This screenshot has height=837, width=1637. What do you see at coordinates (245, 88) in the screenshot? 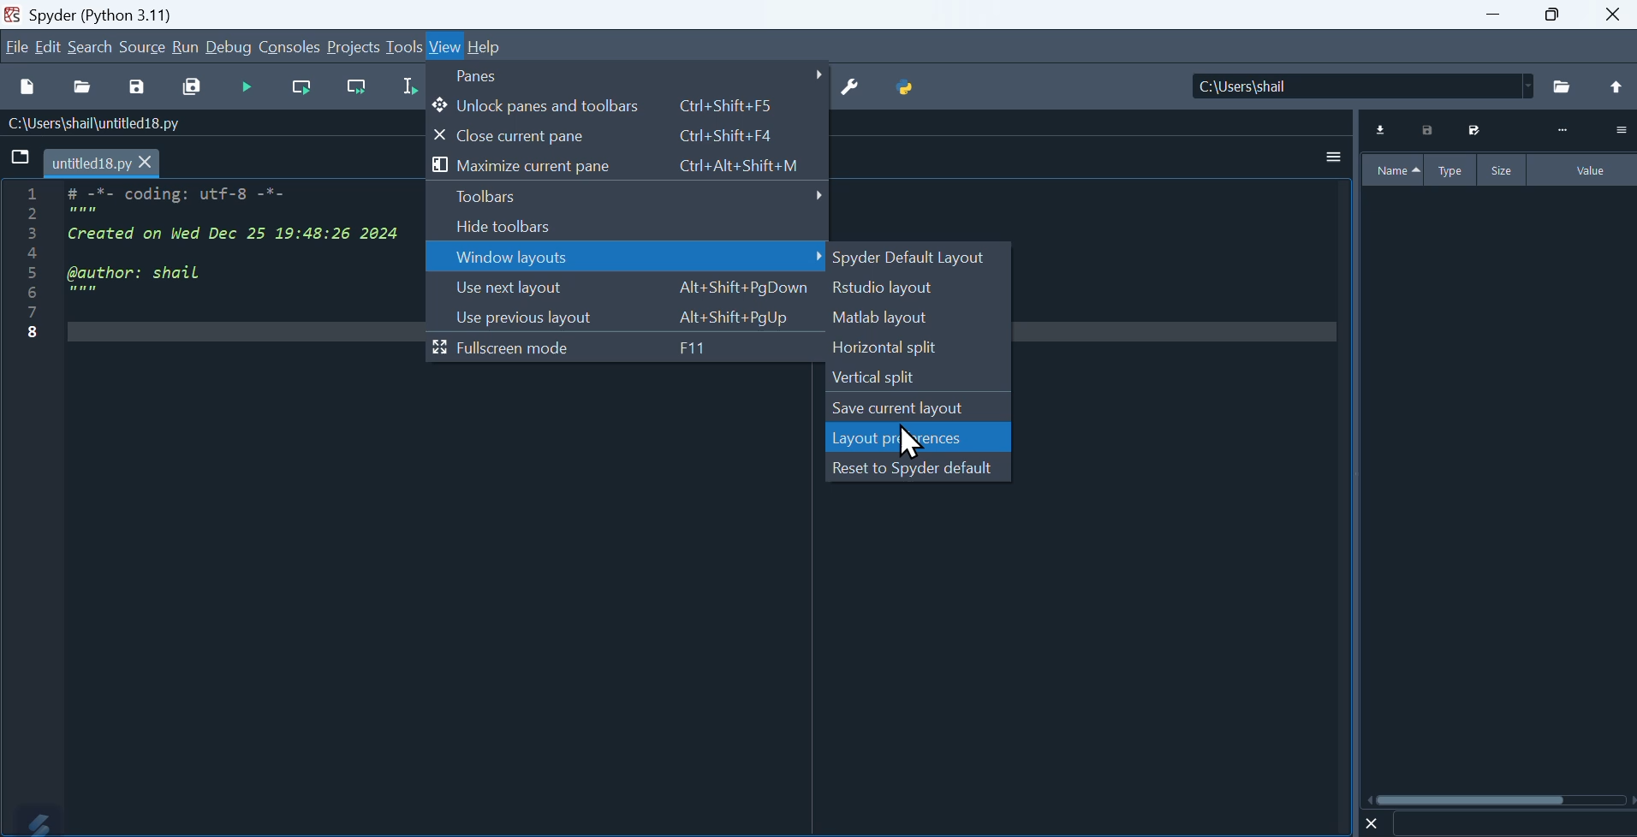
I see `Run cell` at bounding box center [245, 88].